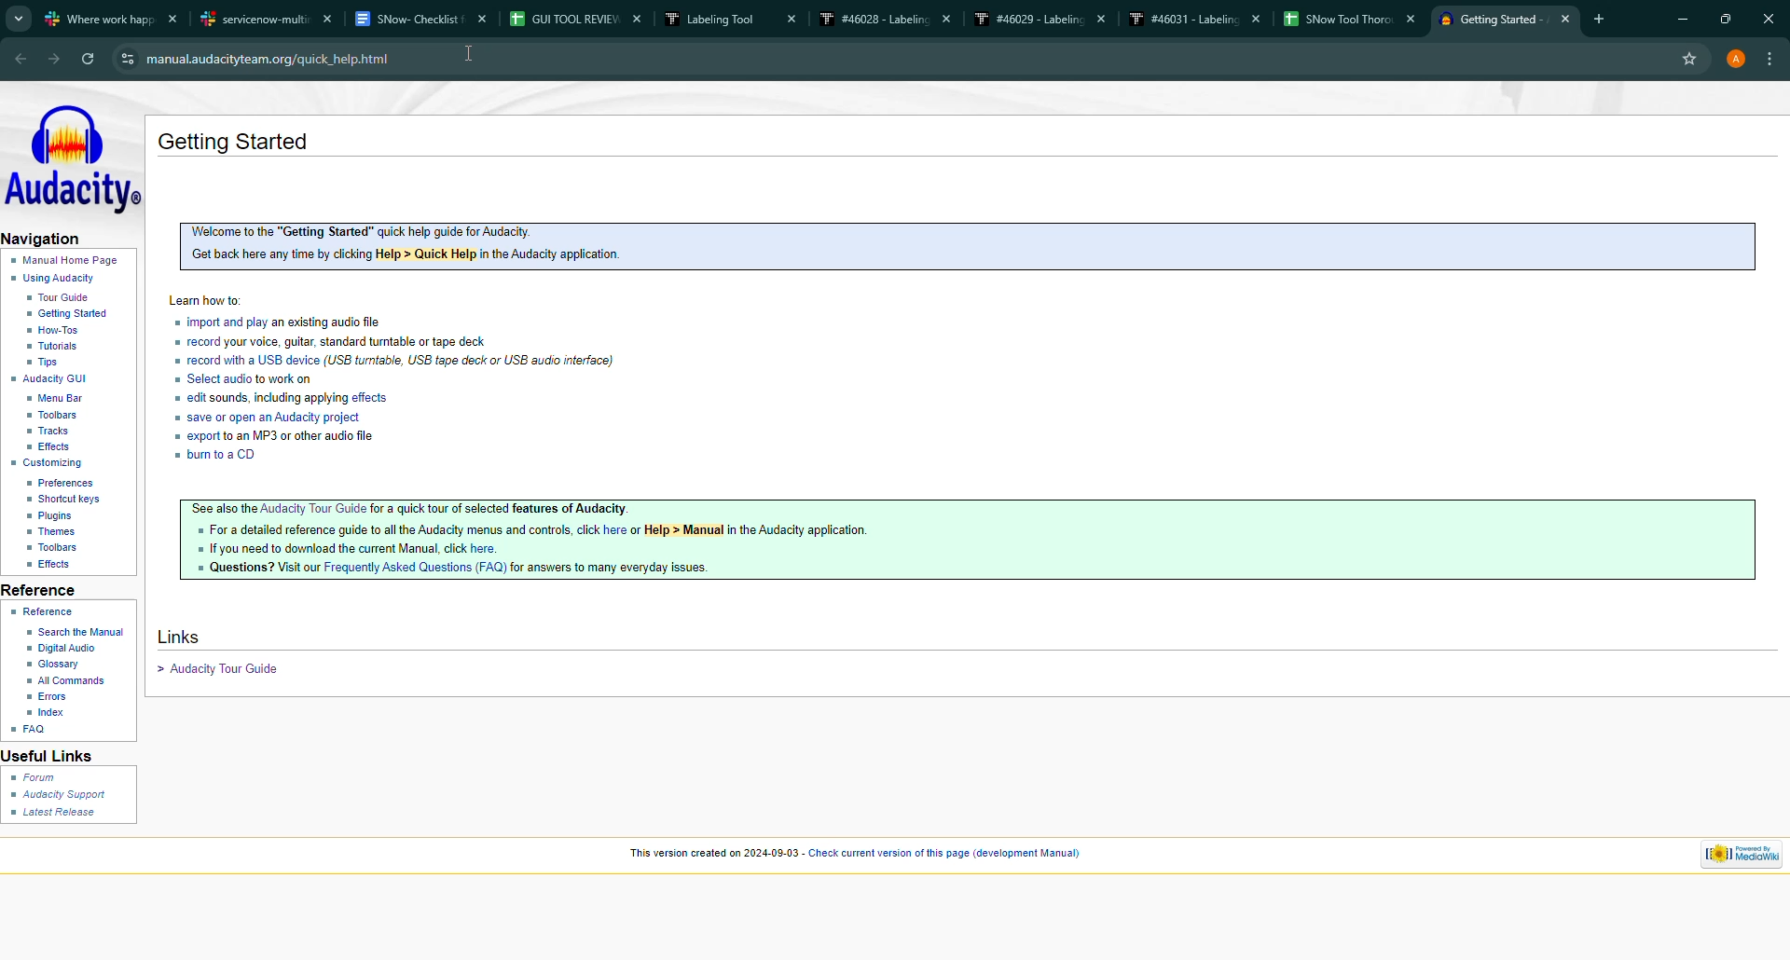 This screenshot has width=1790, height=960. Describe the element at coordinates (69, 650) in the screenshot. I see `digital` at that location.